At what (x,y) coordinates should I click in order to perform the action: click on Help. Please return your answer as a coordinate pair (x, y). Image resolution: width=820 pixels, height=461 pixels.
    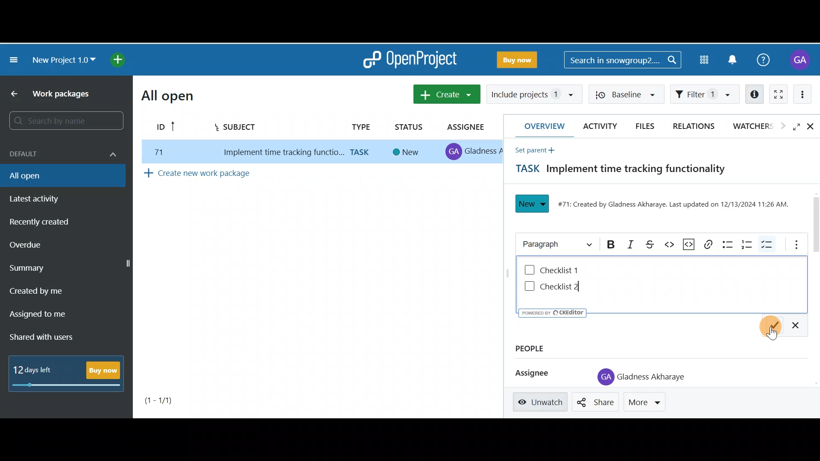
    Looking at the image, I should click on (765, 63).